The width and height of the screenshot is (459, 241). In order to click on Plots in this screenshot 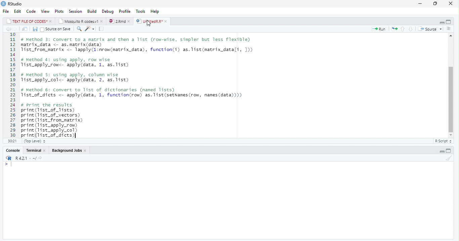, I will do `click(59, 11)`.